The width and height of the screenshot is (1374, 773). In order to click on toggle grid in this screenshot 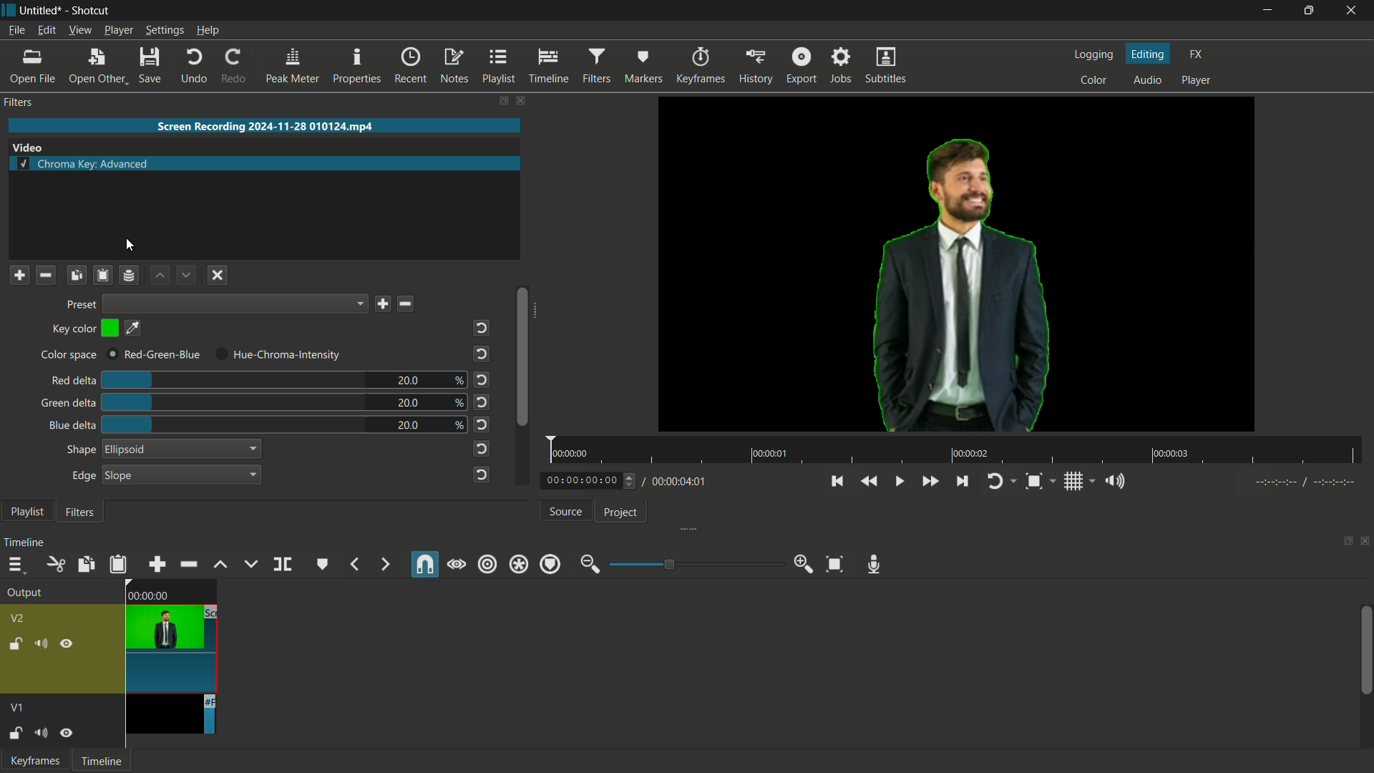, I will do `click(1073, 482)`.